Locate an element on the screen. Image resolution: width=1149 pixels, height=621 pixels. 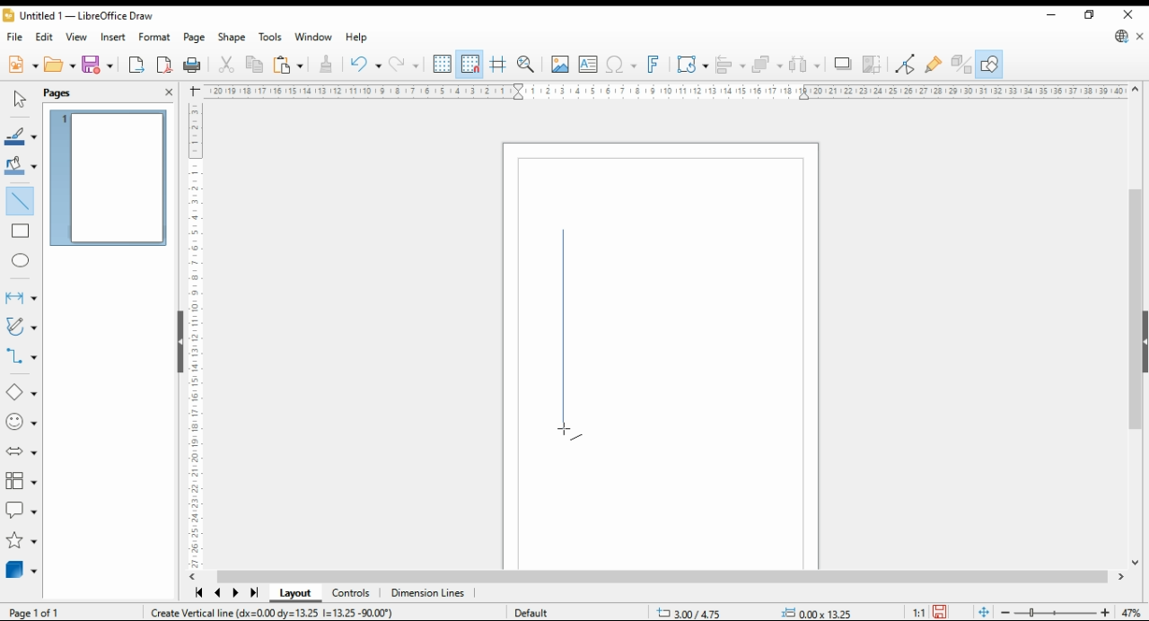
align objects is located at coordinates (731, 64).